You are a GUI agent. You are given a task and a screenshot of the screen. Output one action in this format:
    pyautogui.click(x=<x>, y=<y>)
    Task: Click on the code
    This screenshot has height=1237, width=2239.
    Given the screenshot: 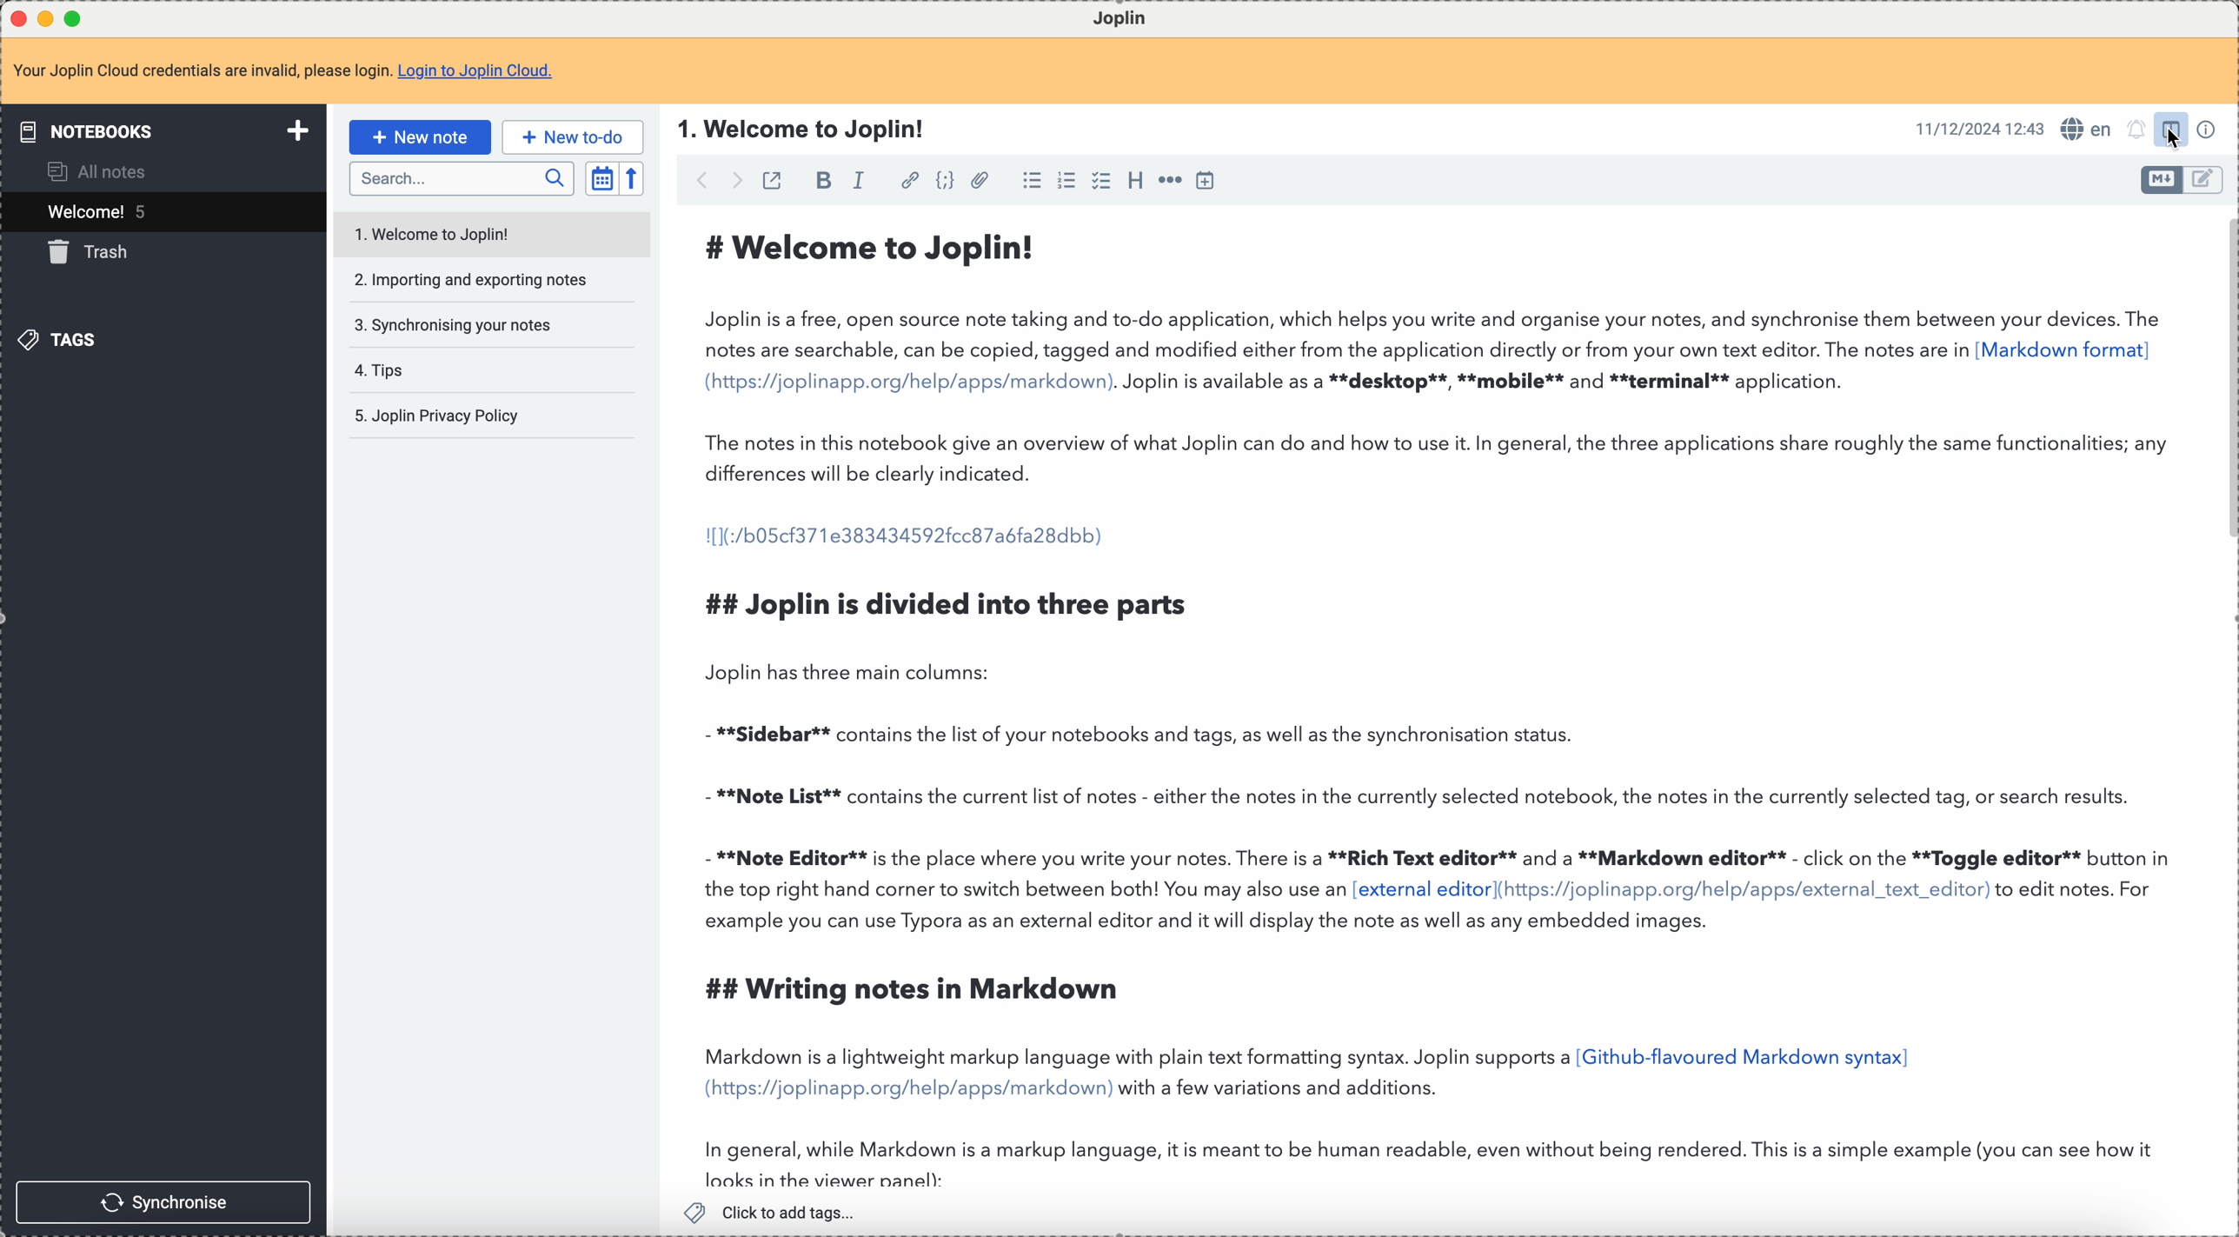 What is the action you would take?
    pyautogui.click(x=947, y=181)
    